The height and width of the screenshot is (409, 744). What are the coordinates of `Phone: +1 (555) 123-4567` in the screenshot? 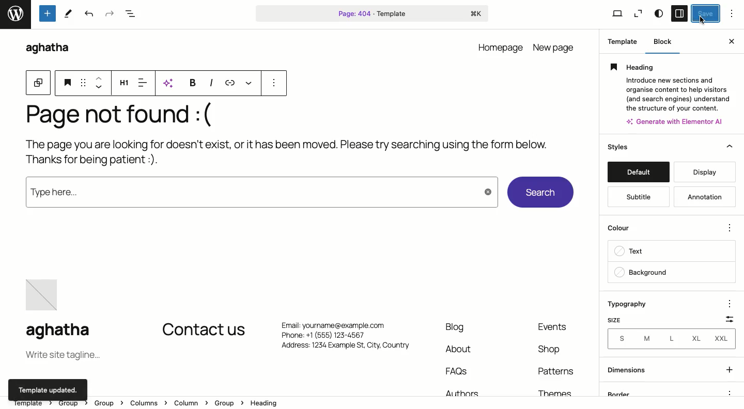 It's located at (344, 336).